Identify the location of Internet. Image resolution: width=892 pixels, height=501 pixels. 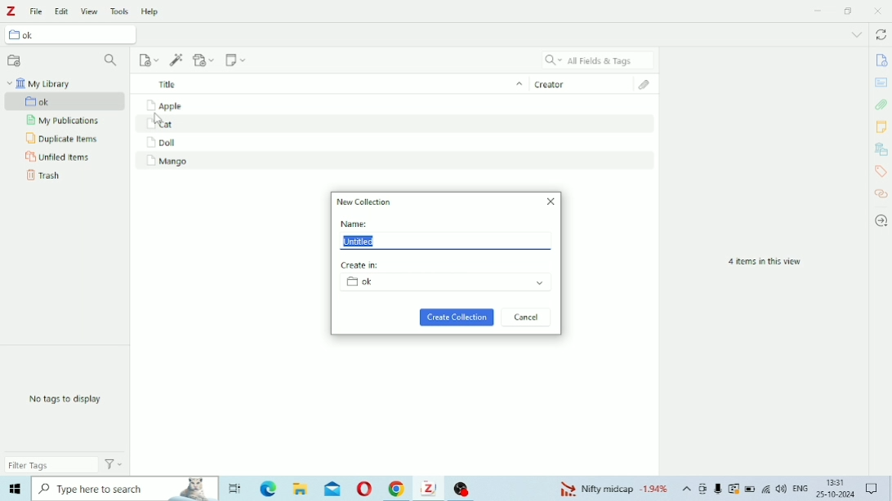
(766, 489).